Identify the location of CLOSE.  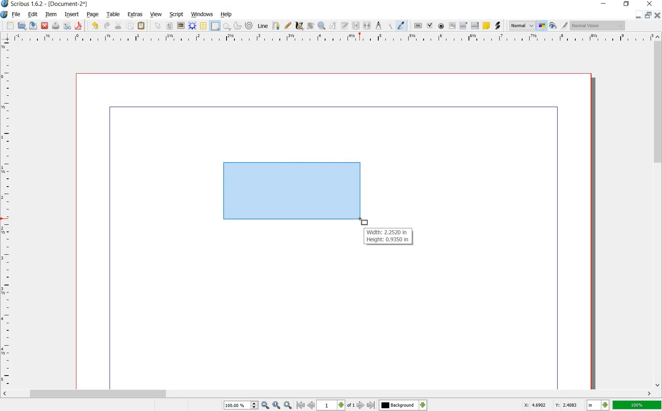
(658, 15).